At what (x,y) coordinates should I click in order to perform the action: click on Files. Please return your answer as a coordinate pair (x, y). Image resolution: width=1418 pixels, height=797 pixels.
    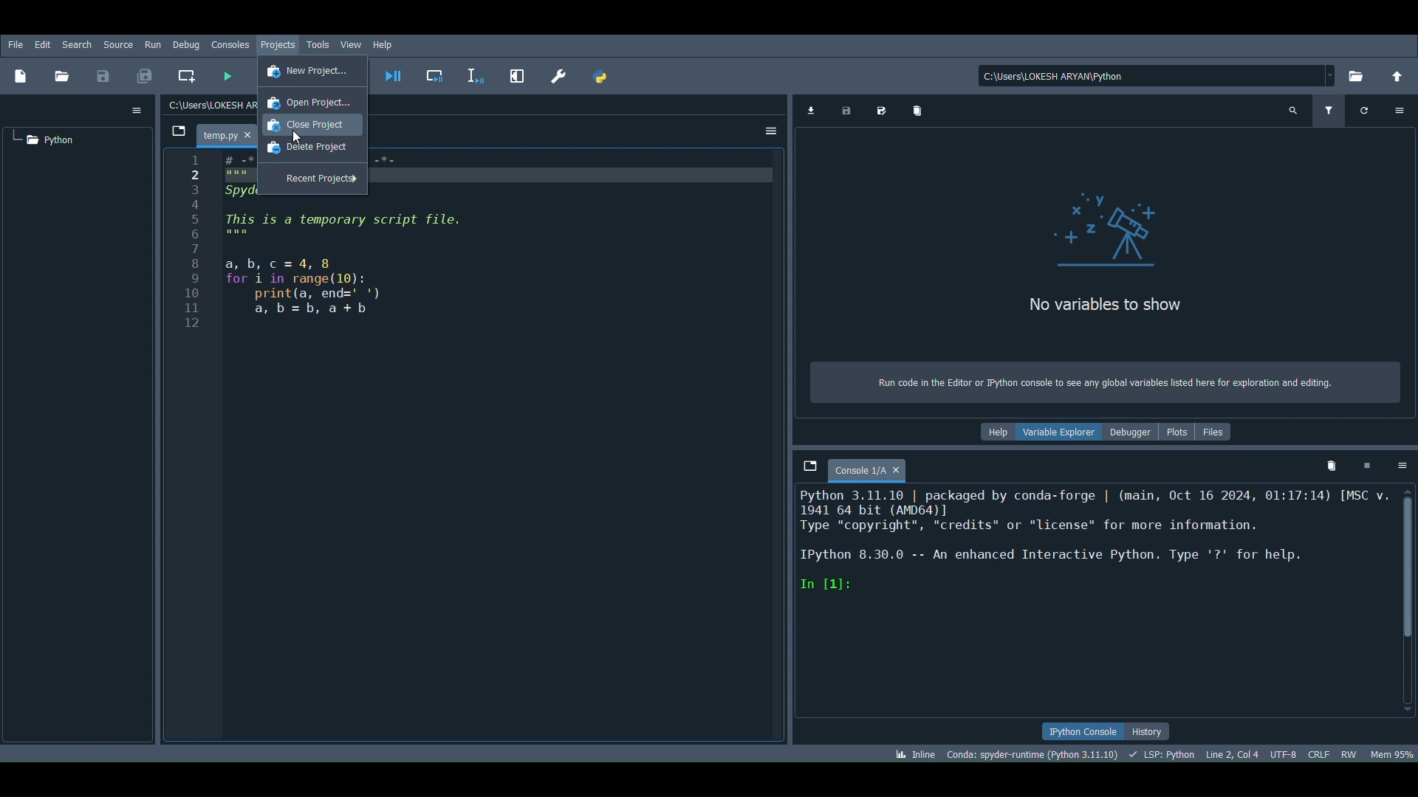
    Looking at the image, I should click on (1215, 432).